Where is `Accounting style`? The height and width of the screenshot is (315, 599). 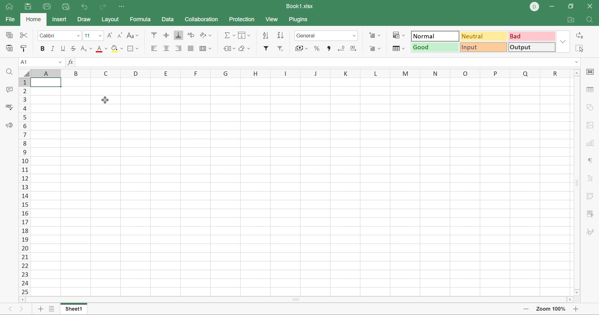 Accounting style is located at coordinates (300, 49).